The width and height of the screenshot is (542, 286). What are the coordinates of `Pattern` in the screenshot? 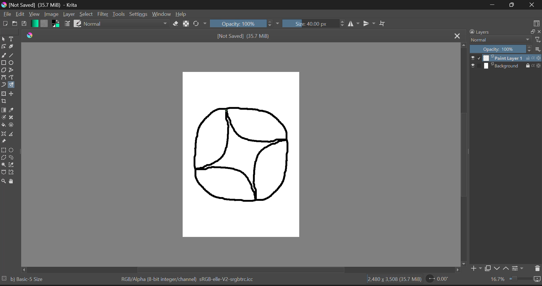 It's located at (45, 24).